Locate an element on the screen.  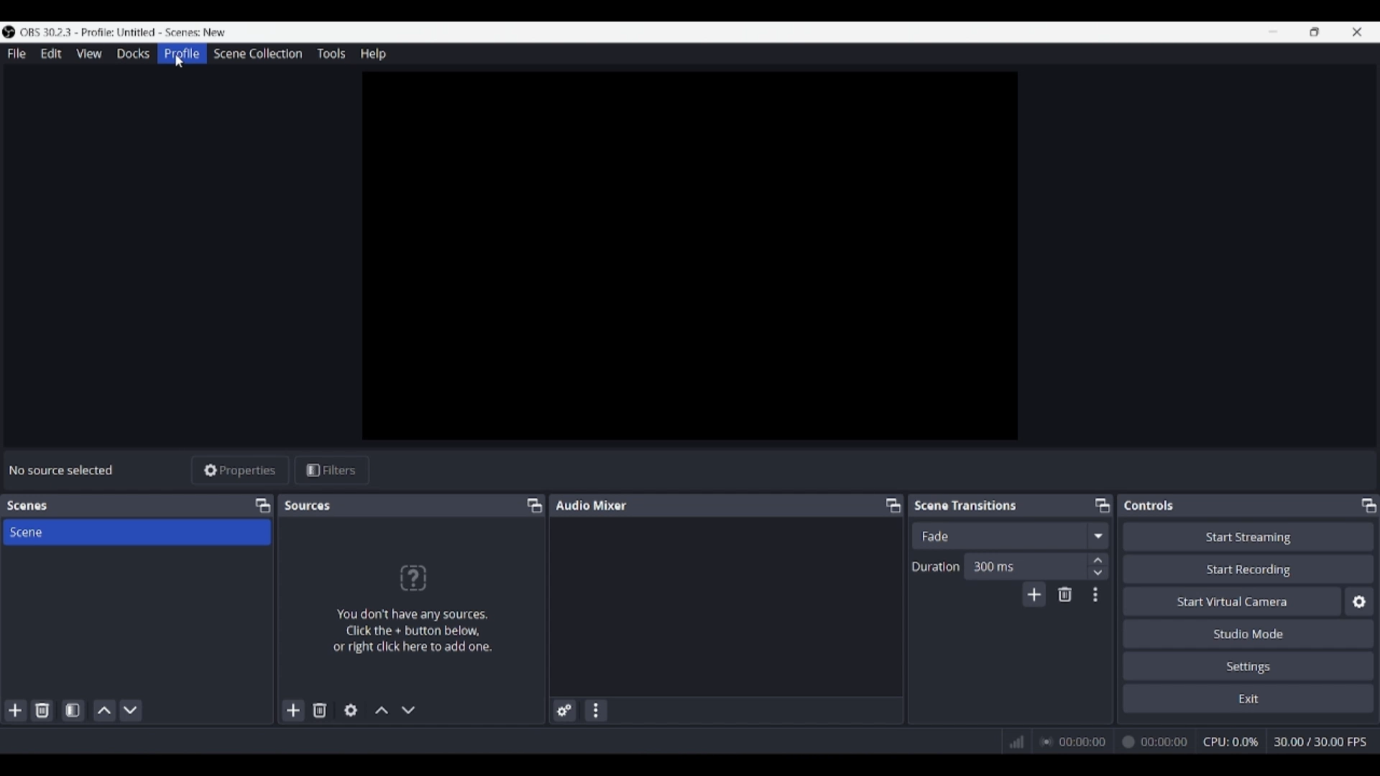
Move scene up is located at coordinates (105, 711).